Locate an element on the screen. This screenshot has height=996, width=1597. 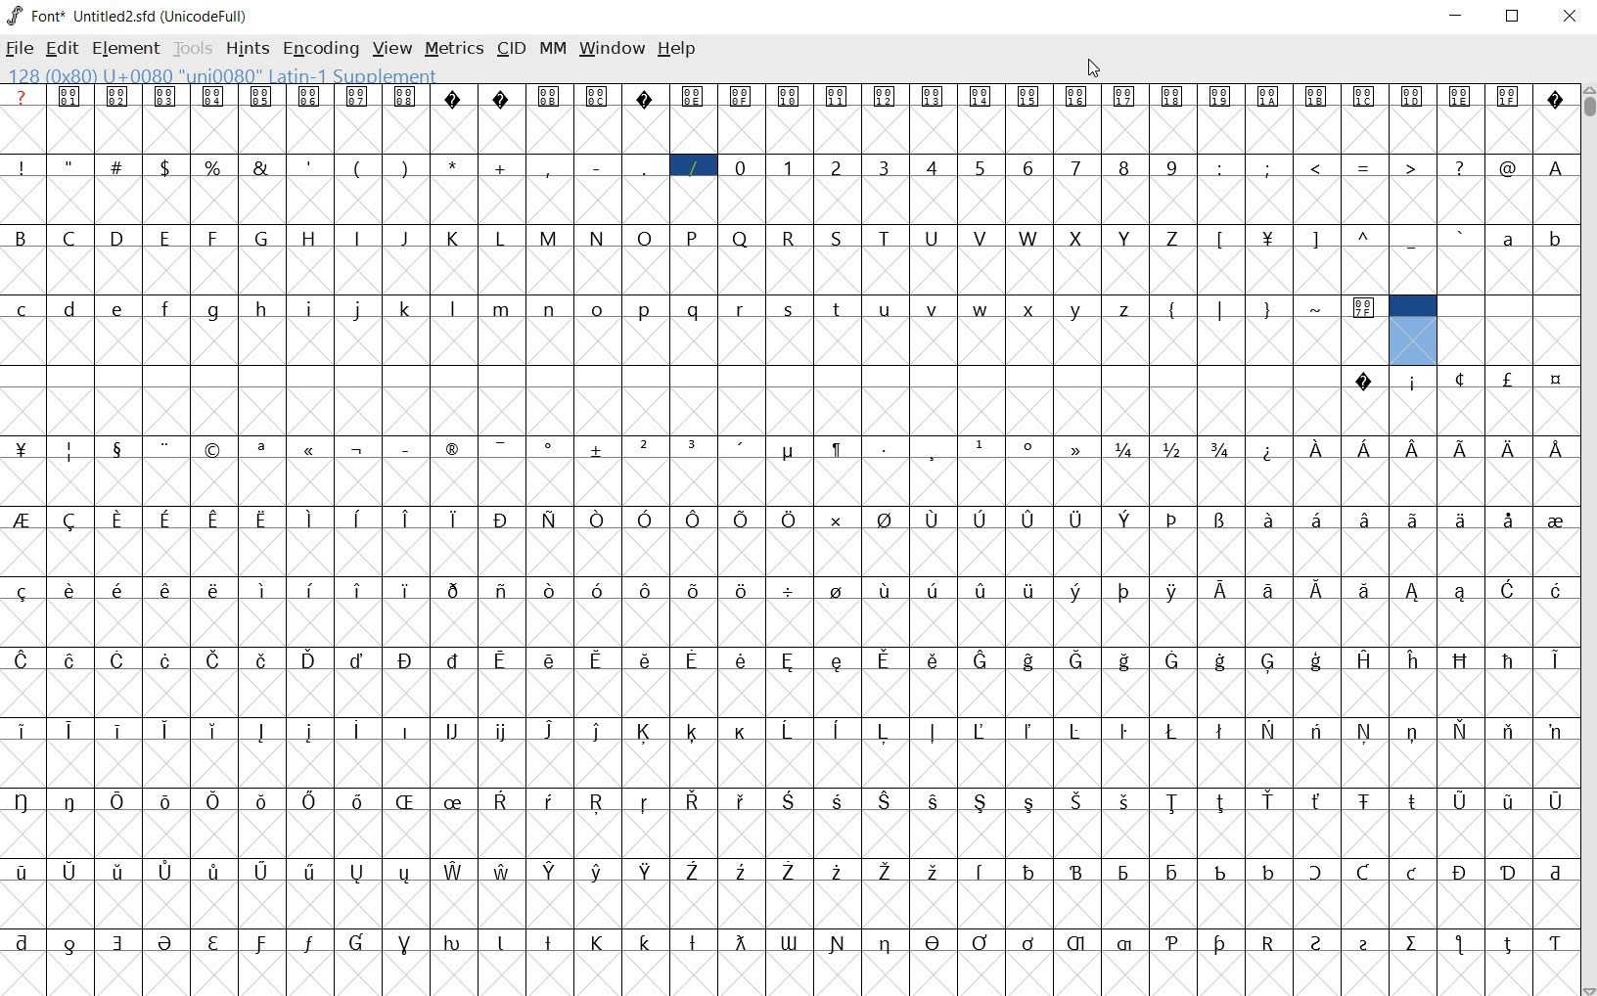
Symbol is located at coordinates (1553, 661).